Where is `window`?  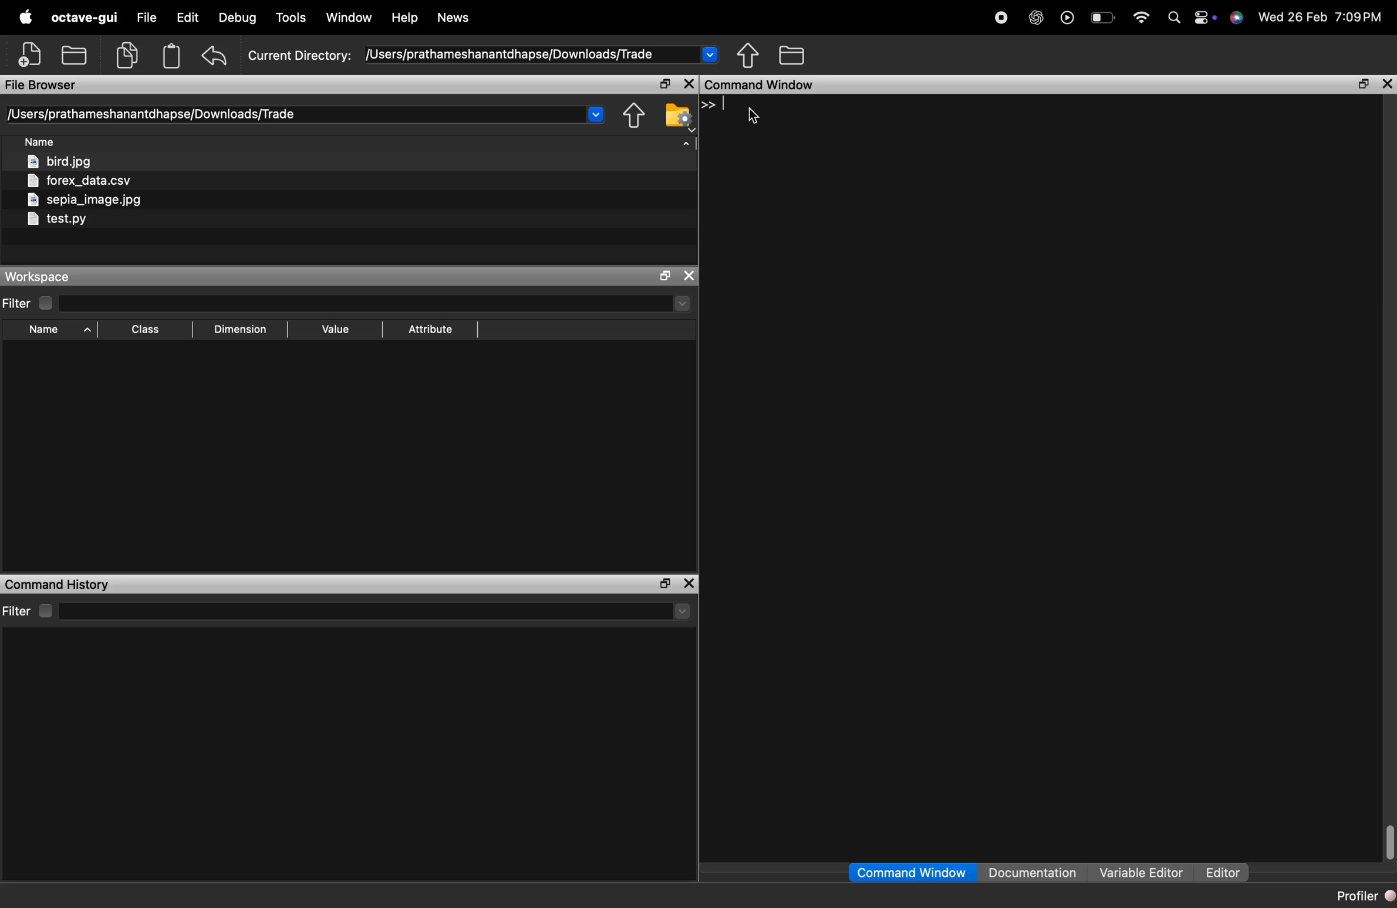
window is located at coordinates (350, 18).